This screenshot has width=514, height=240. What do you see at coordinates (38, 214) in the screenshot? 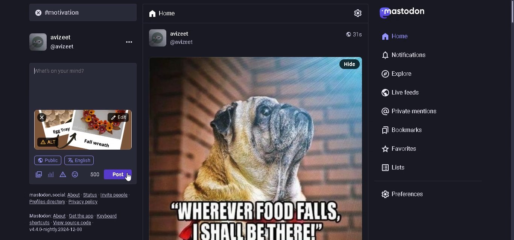
I see `text` at bounding box center [38, 214].